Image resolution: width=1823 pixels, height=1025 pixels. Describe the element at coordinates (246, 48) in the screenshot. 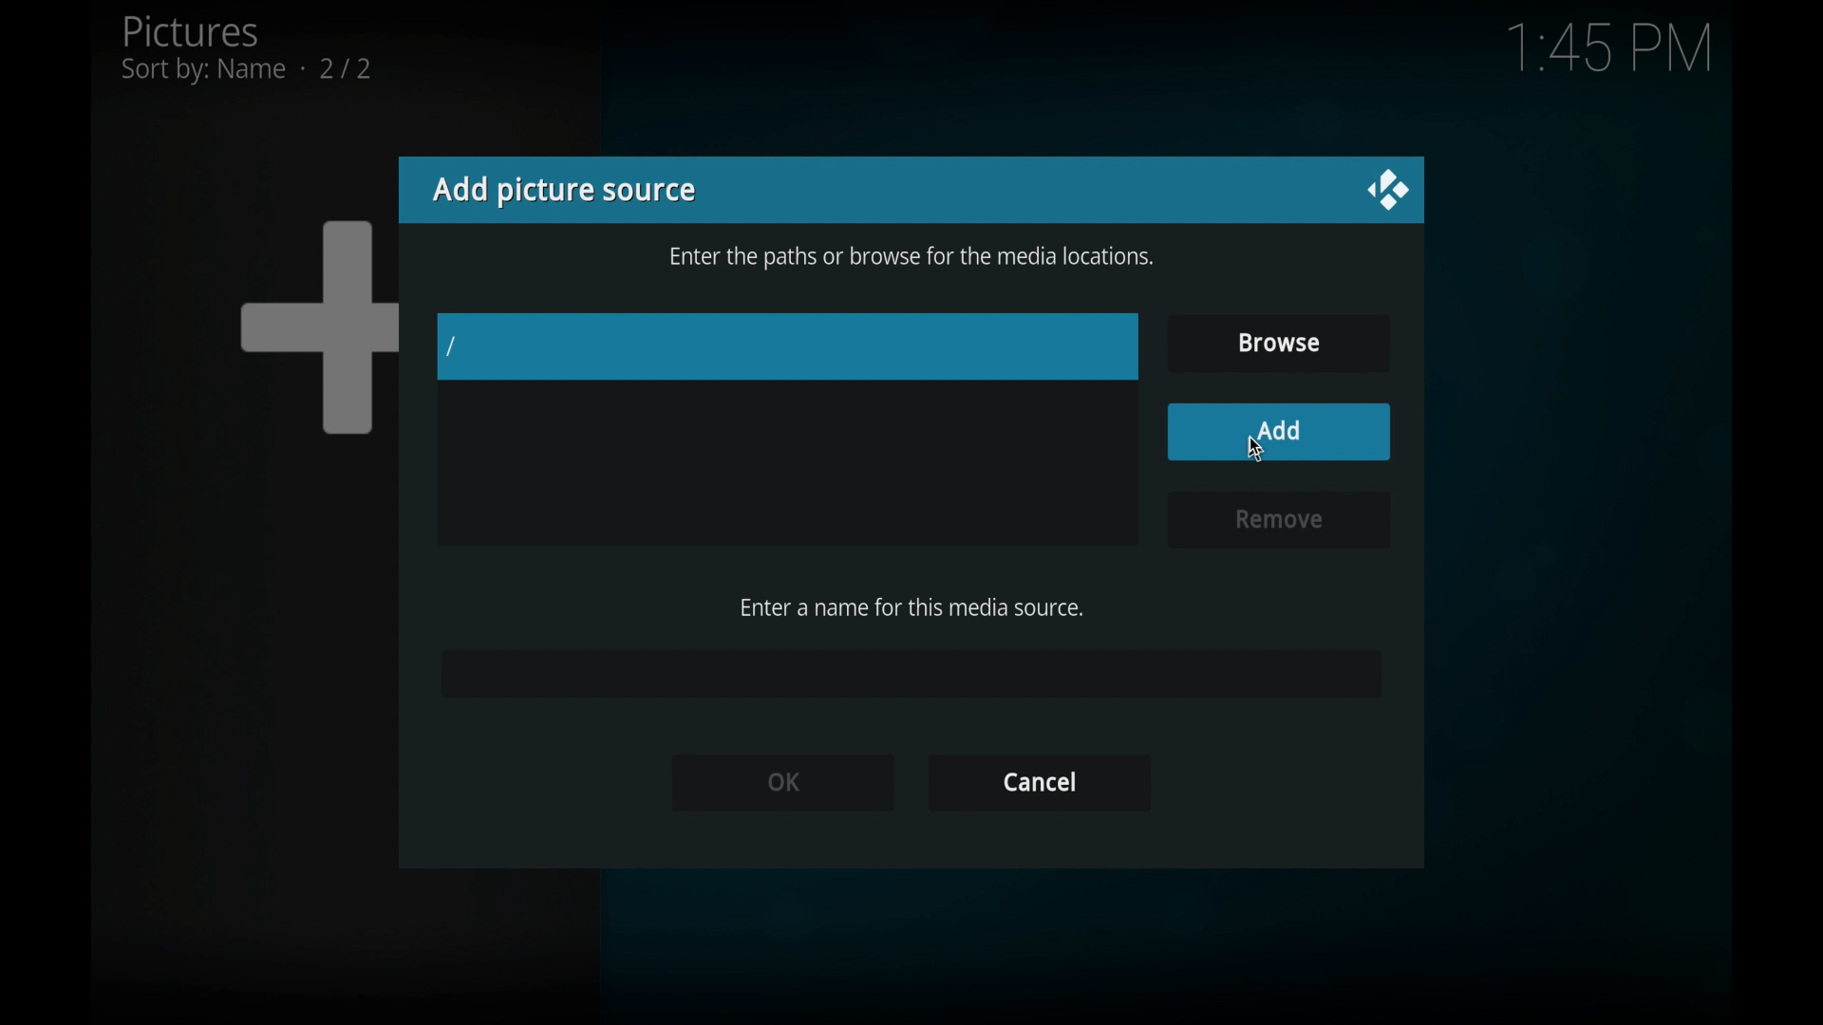

I see `pictures` at that location.